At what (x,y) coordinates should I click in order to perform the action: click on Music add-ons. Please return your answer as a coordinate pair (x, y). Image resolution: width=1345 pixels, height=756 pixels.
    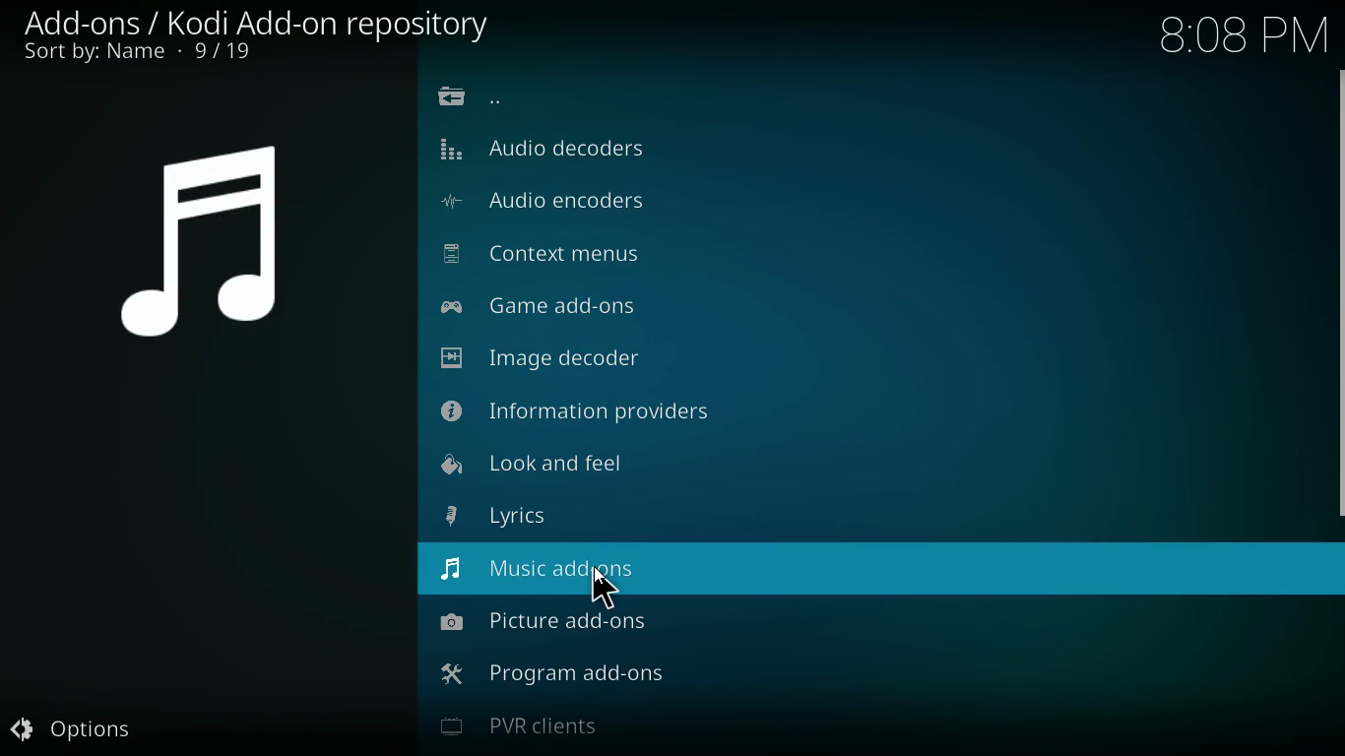
    Looking at the image, I should click on (560, 568).